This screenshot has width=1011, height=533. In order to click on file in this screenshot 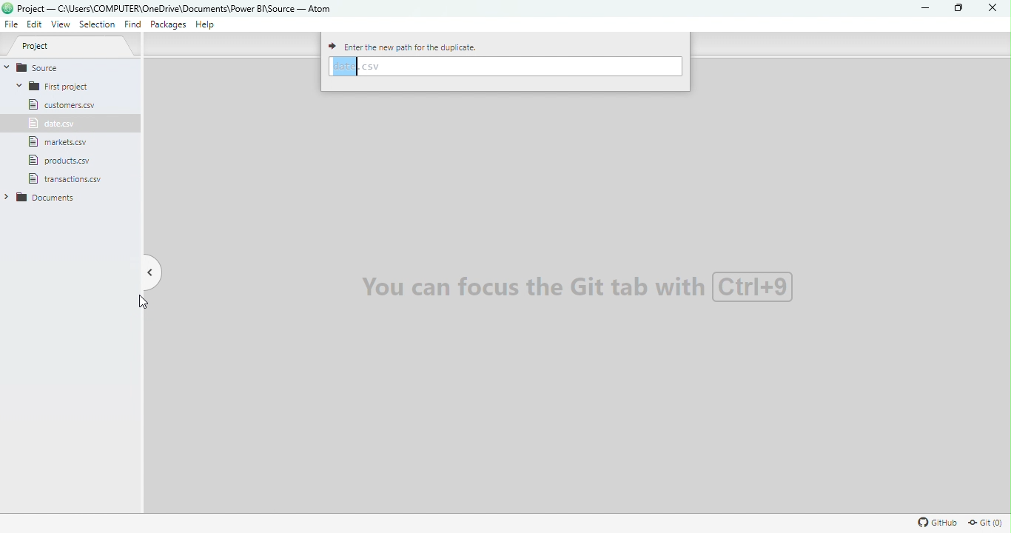, I will do `click(62, 178)`.